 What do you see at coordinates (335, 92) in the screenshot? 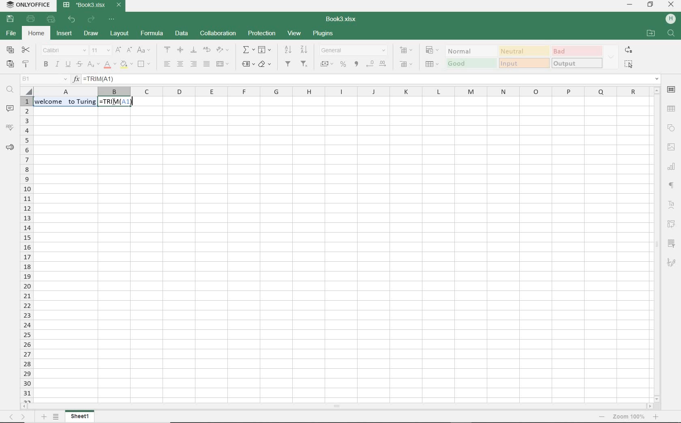
I see `columns` at bounding box center [335, 92].